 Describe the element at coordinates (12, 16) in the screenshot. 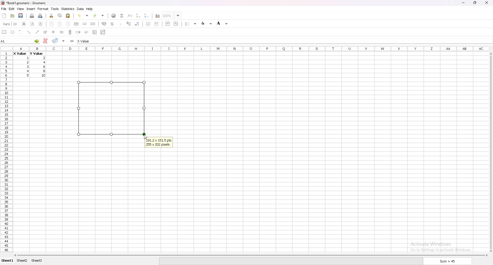

I see `open` at that location.